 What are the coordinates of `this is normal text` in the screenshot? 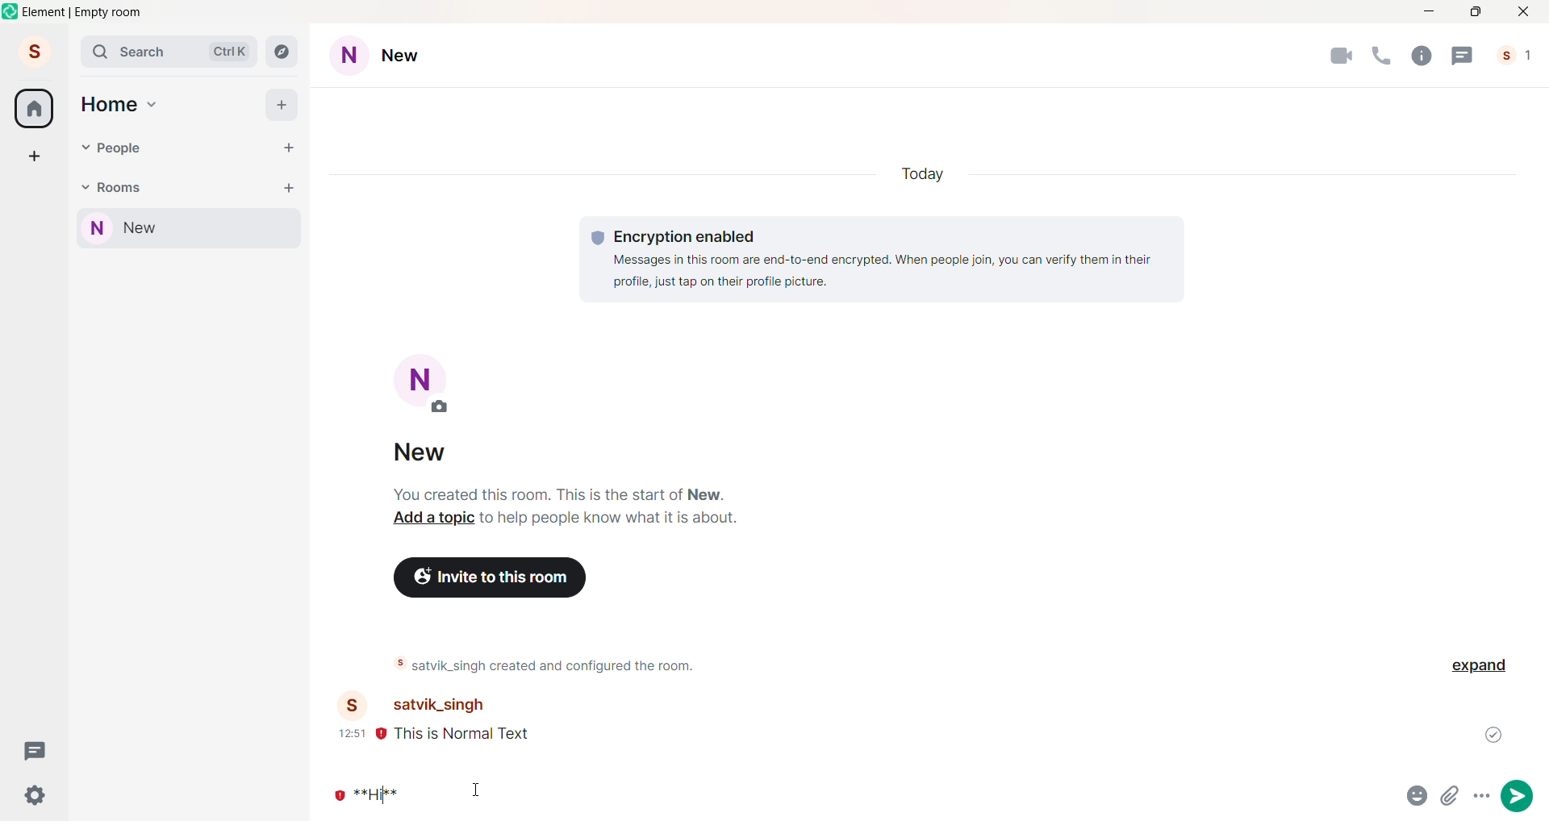 It's located at (485, 736).